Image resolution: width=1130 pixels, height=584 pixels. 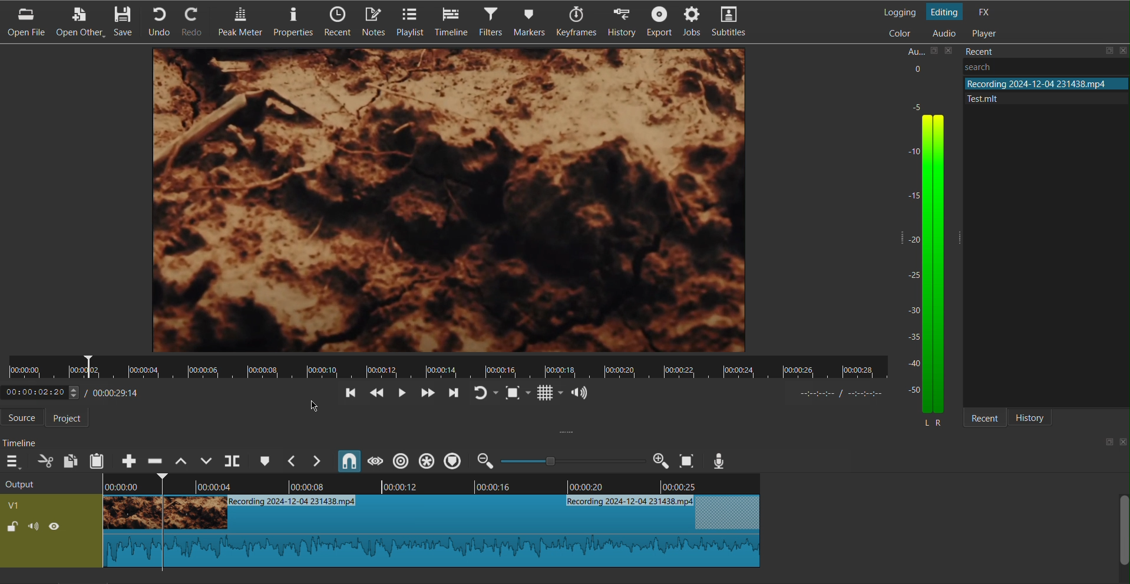 What do you see at coordinates (580, 394) in the screenshot?
I see `Show the volume control` at bounding box center [580, 394].